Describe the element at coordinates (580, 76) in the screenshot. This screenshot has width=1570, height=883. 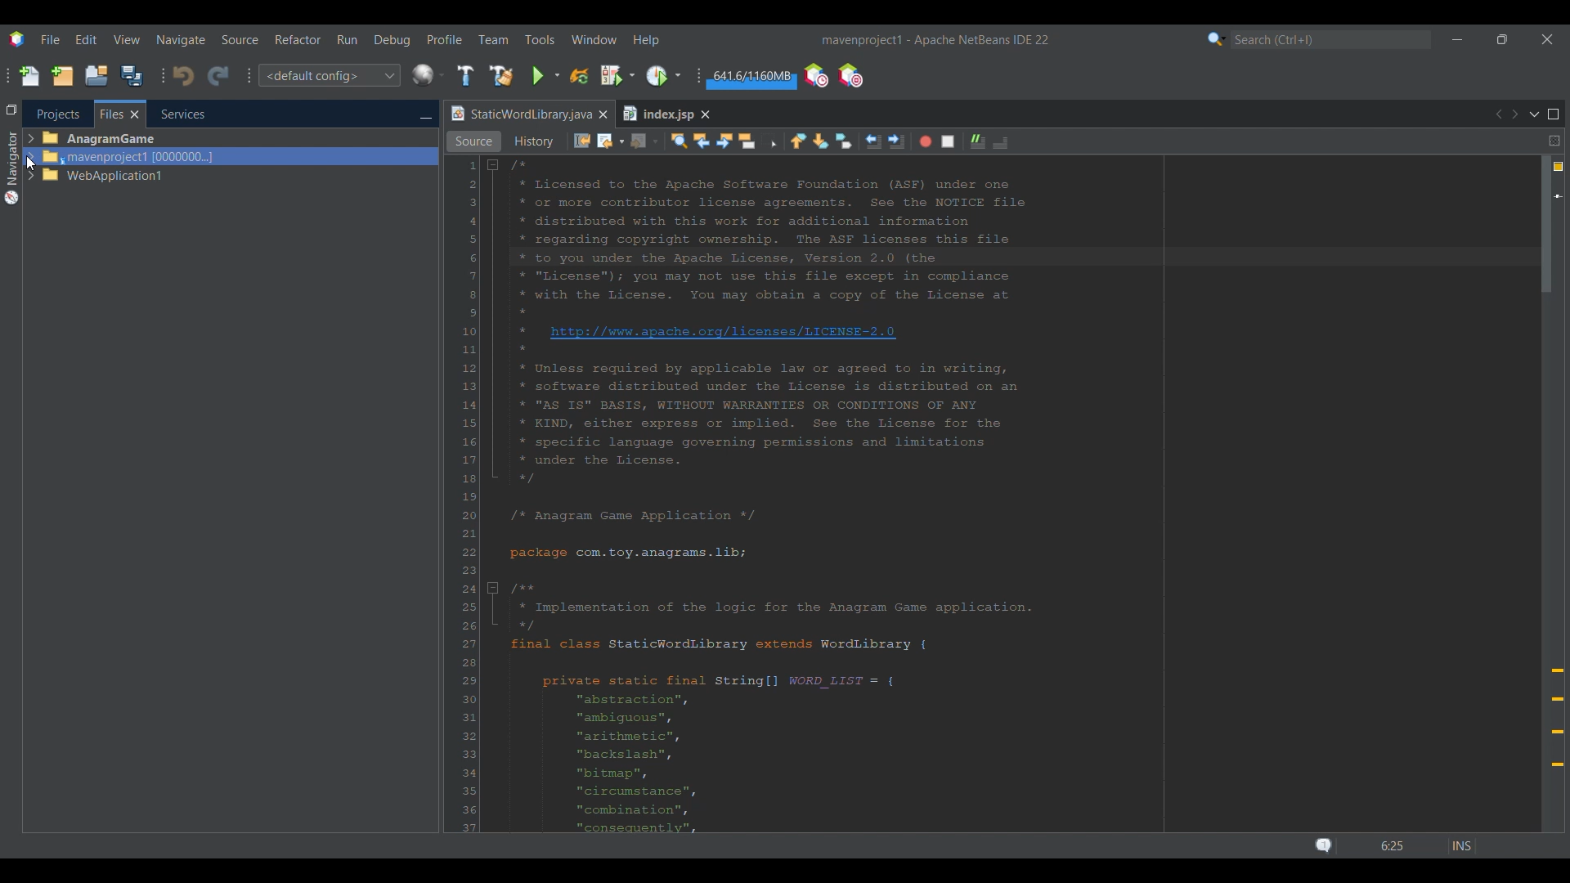
I see `Reload` at that location.